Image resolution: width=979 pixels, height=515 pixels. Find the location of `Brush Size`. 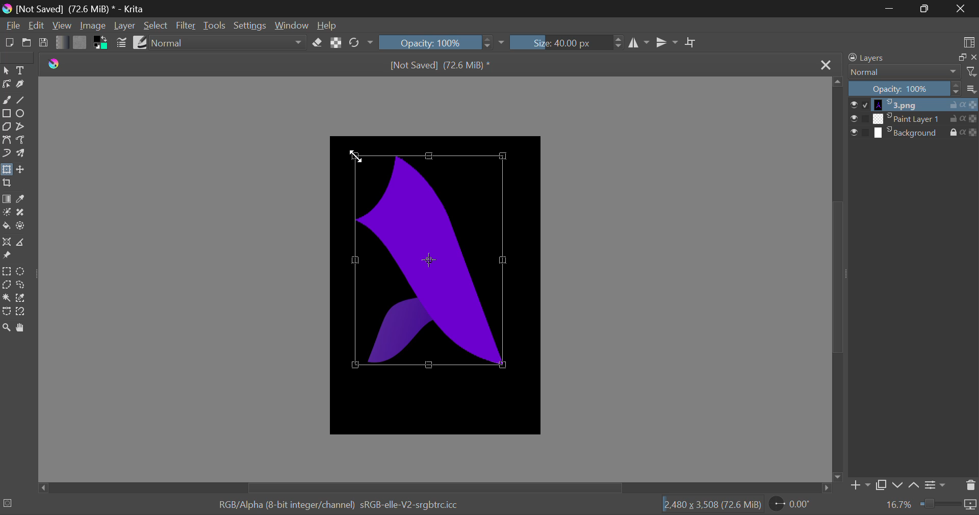

Brush Size is located at coordinates (566, 43).